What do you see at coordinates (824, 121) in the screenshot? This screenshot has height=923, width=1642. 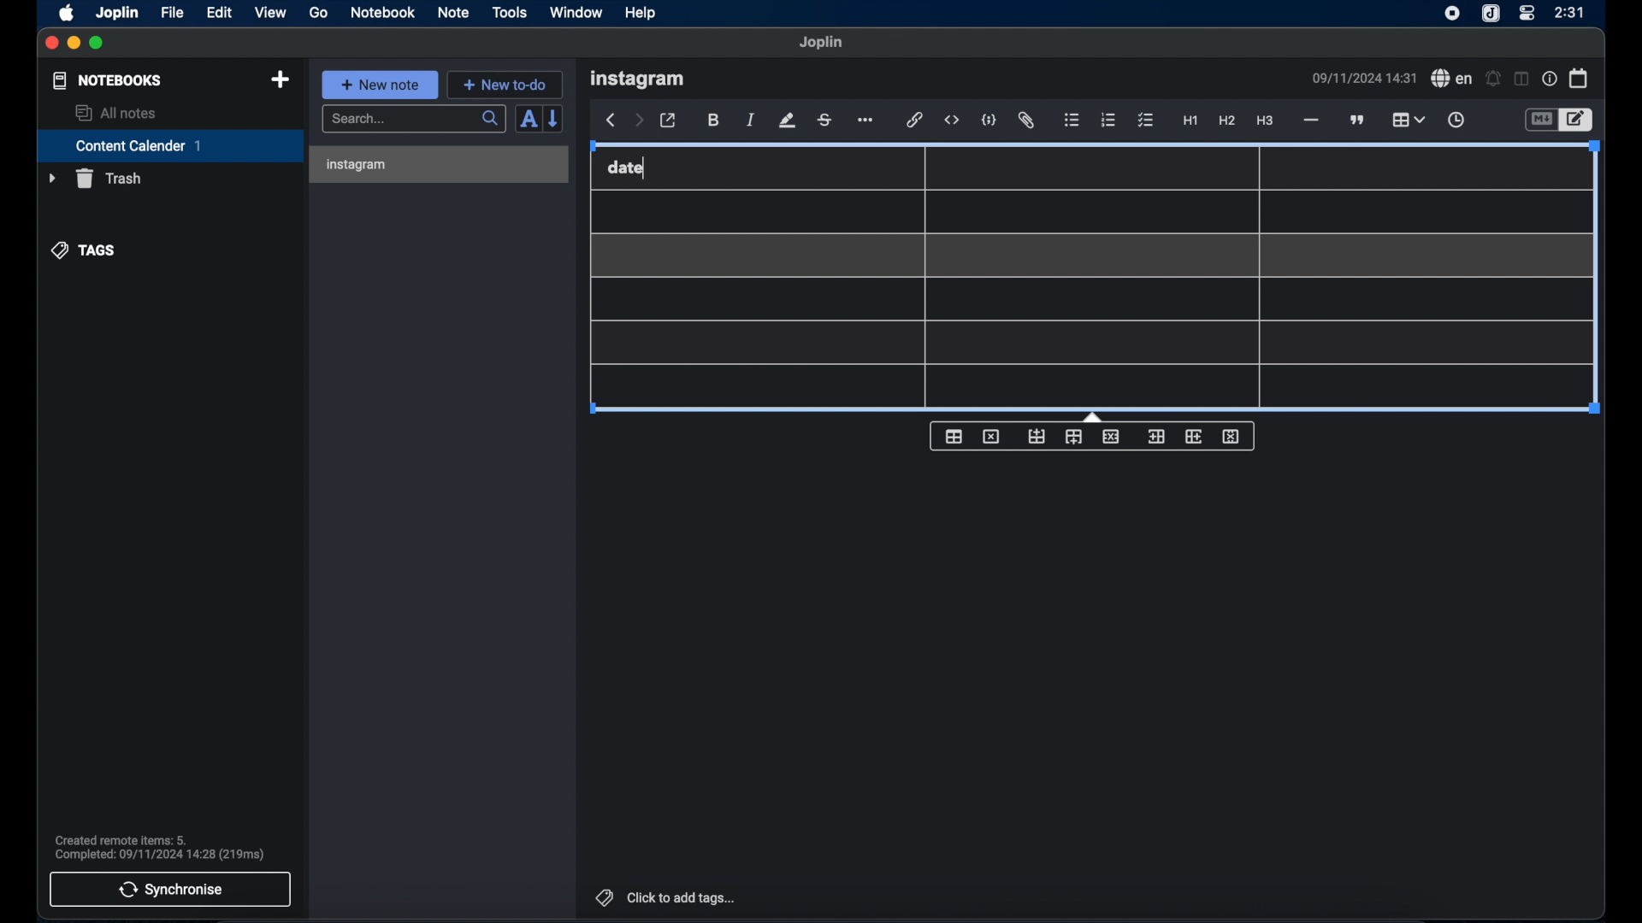 I see `strikethrough` at bounding box center [824, 121].